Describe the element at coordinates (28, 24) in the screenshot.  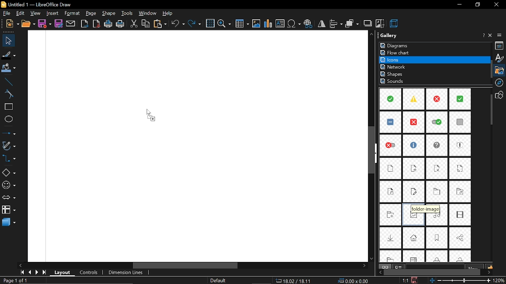
I see `open` at that location.